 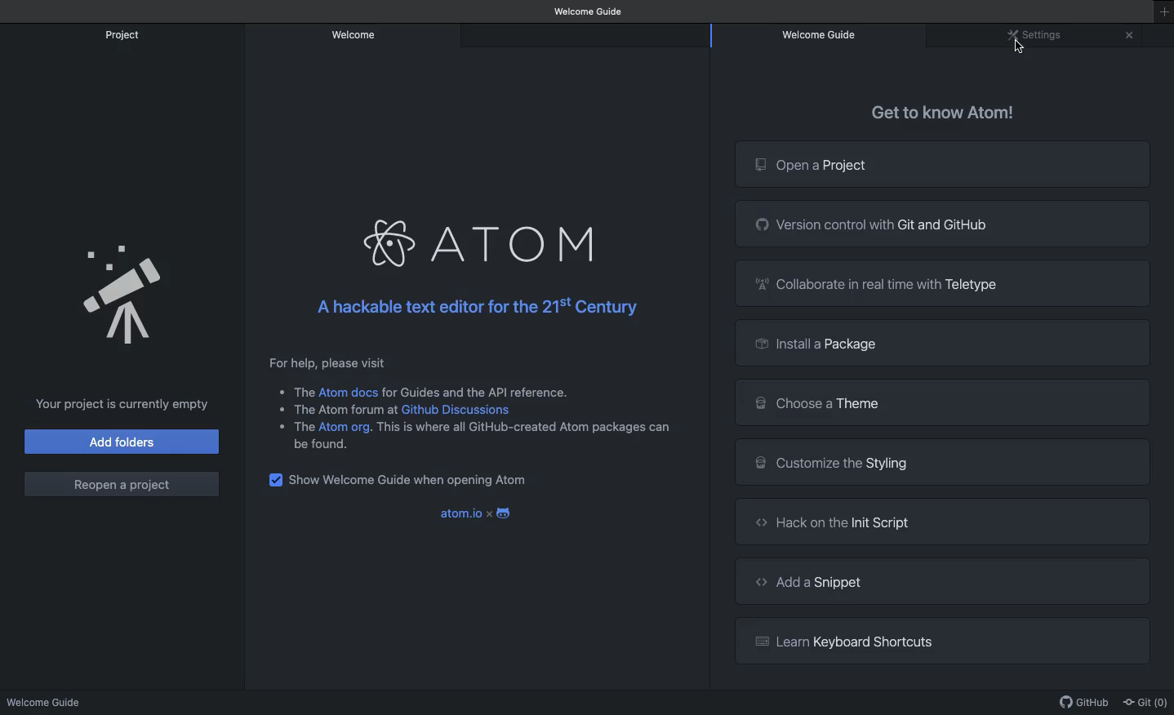 What do you see at coordinates (474, 309) in the screenshot?
I see `A hackable text editor for the 215! Century` at bounding box center [474, 309].